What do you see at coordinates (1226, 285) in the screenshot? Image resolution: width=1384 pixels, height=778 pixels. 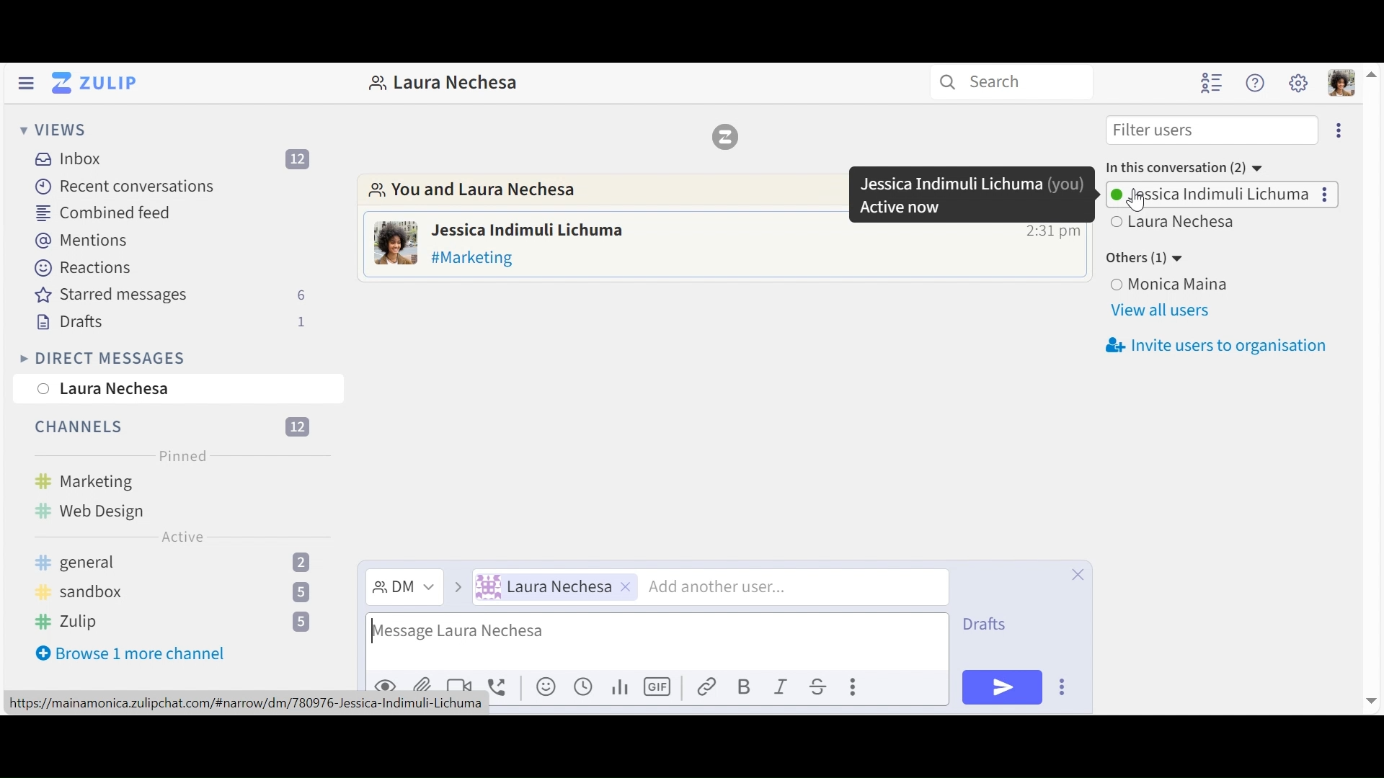 I see `User` at bounding box center [1226, 285].